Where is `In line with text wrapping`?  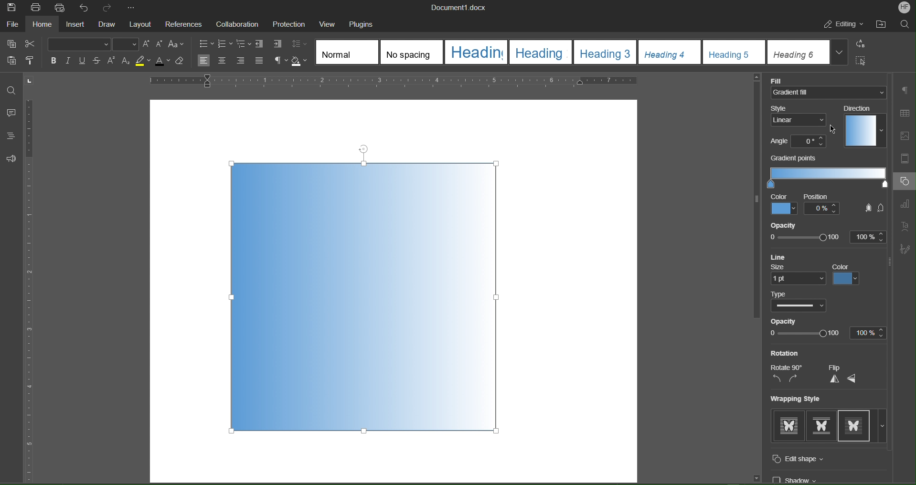 In line with text wrapping is located at coordinates (787, 425).